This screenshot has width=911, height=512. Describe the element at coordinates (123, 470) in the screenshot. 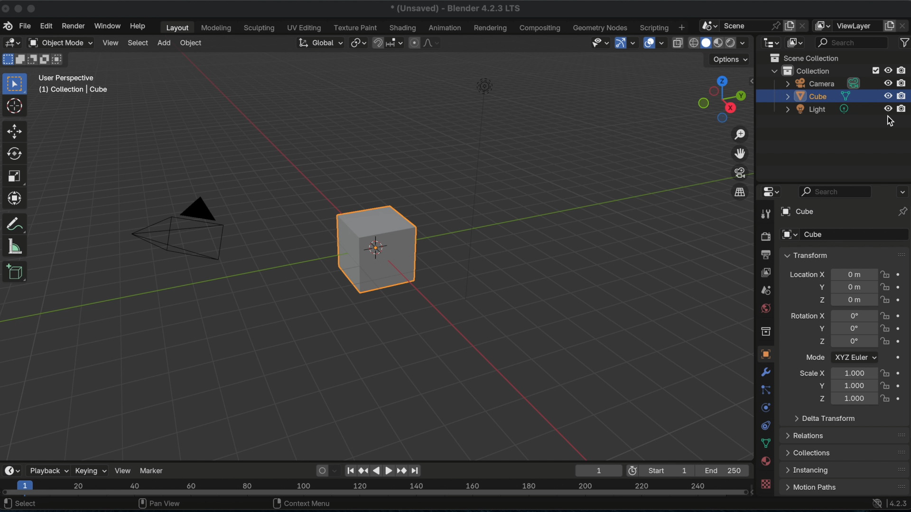

I see `view` at that location.